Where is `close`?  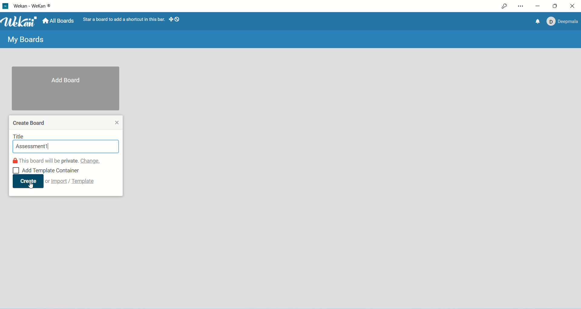 close is located at coordinates (117, 122).